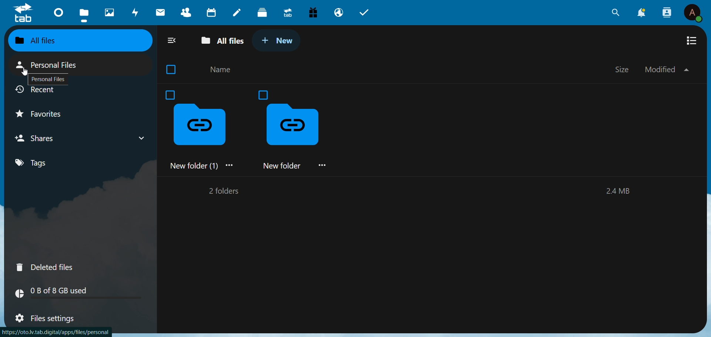 The height and width of the screenshot is (337, 711). What do you see at coordinates (57, 41) in the screenshot?
I see `all files` at bounding box center [57, 41].